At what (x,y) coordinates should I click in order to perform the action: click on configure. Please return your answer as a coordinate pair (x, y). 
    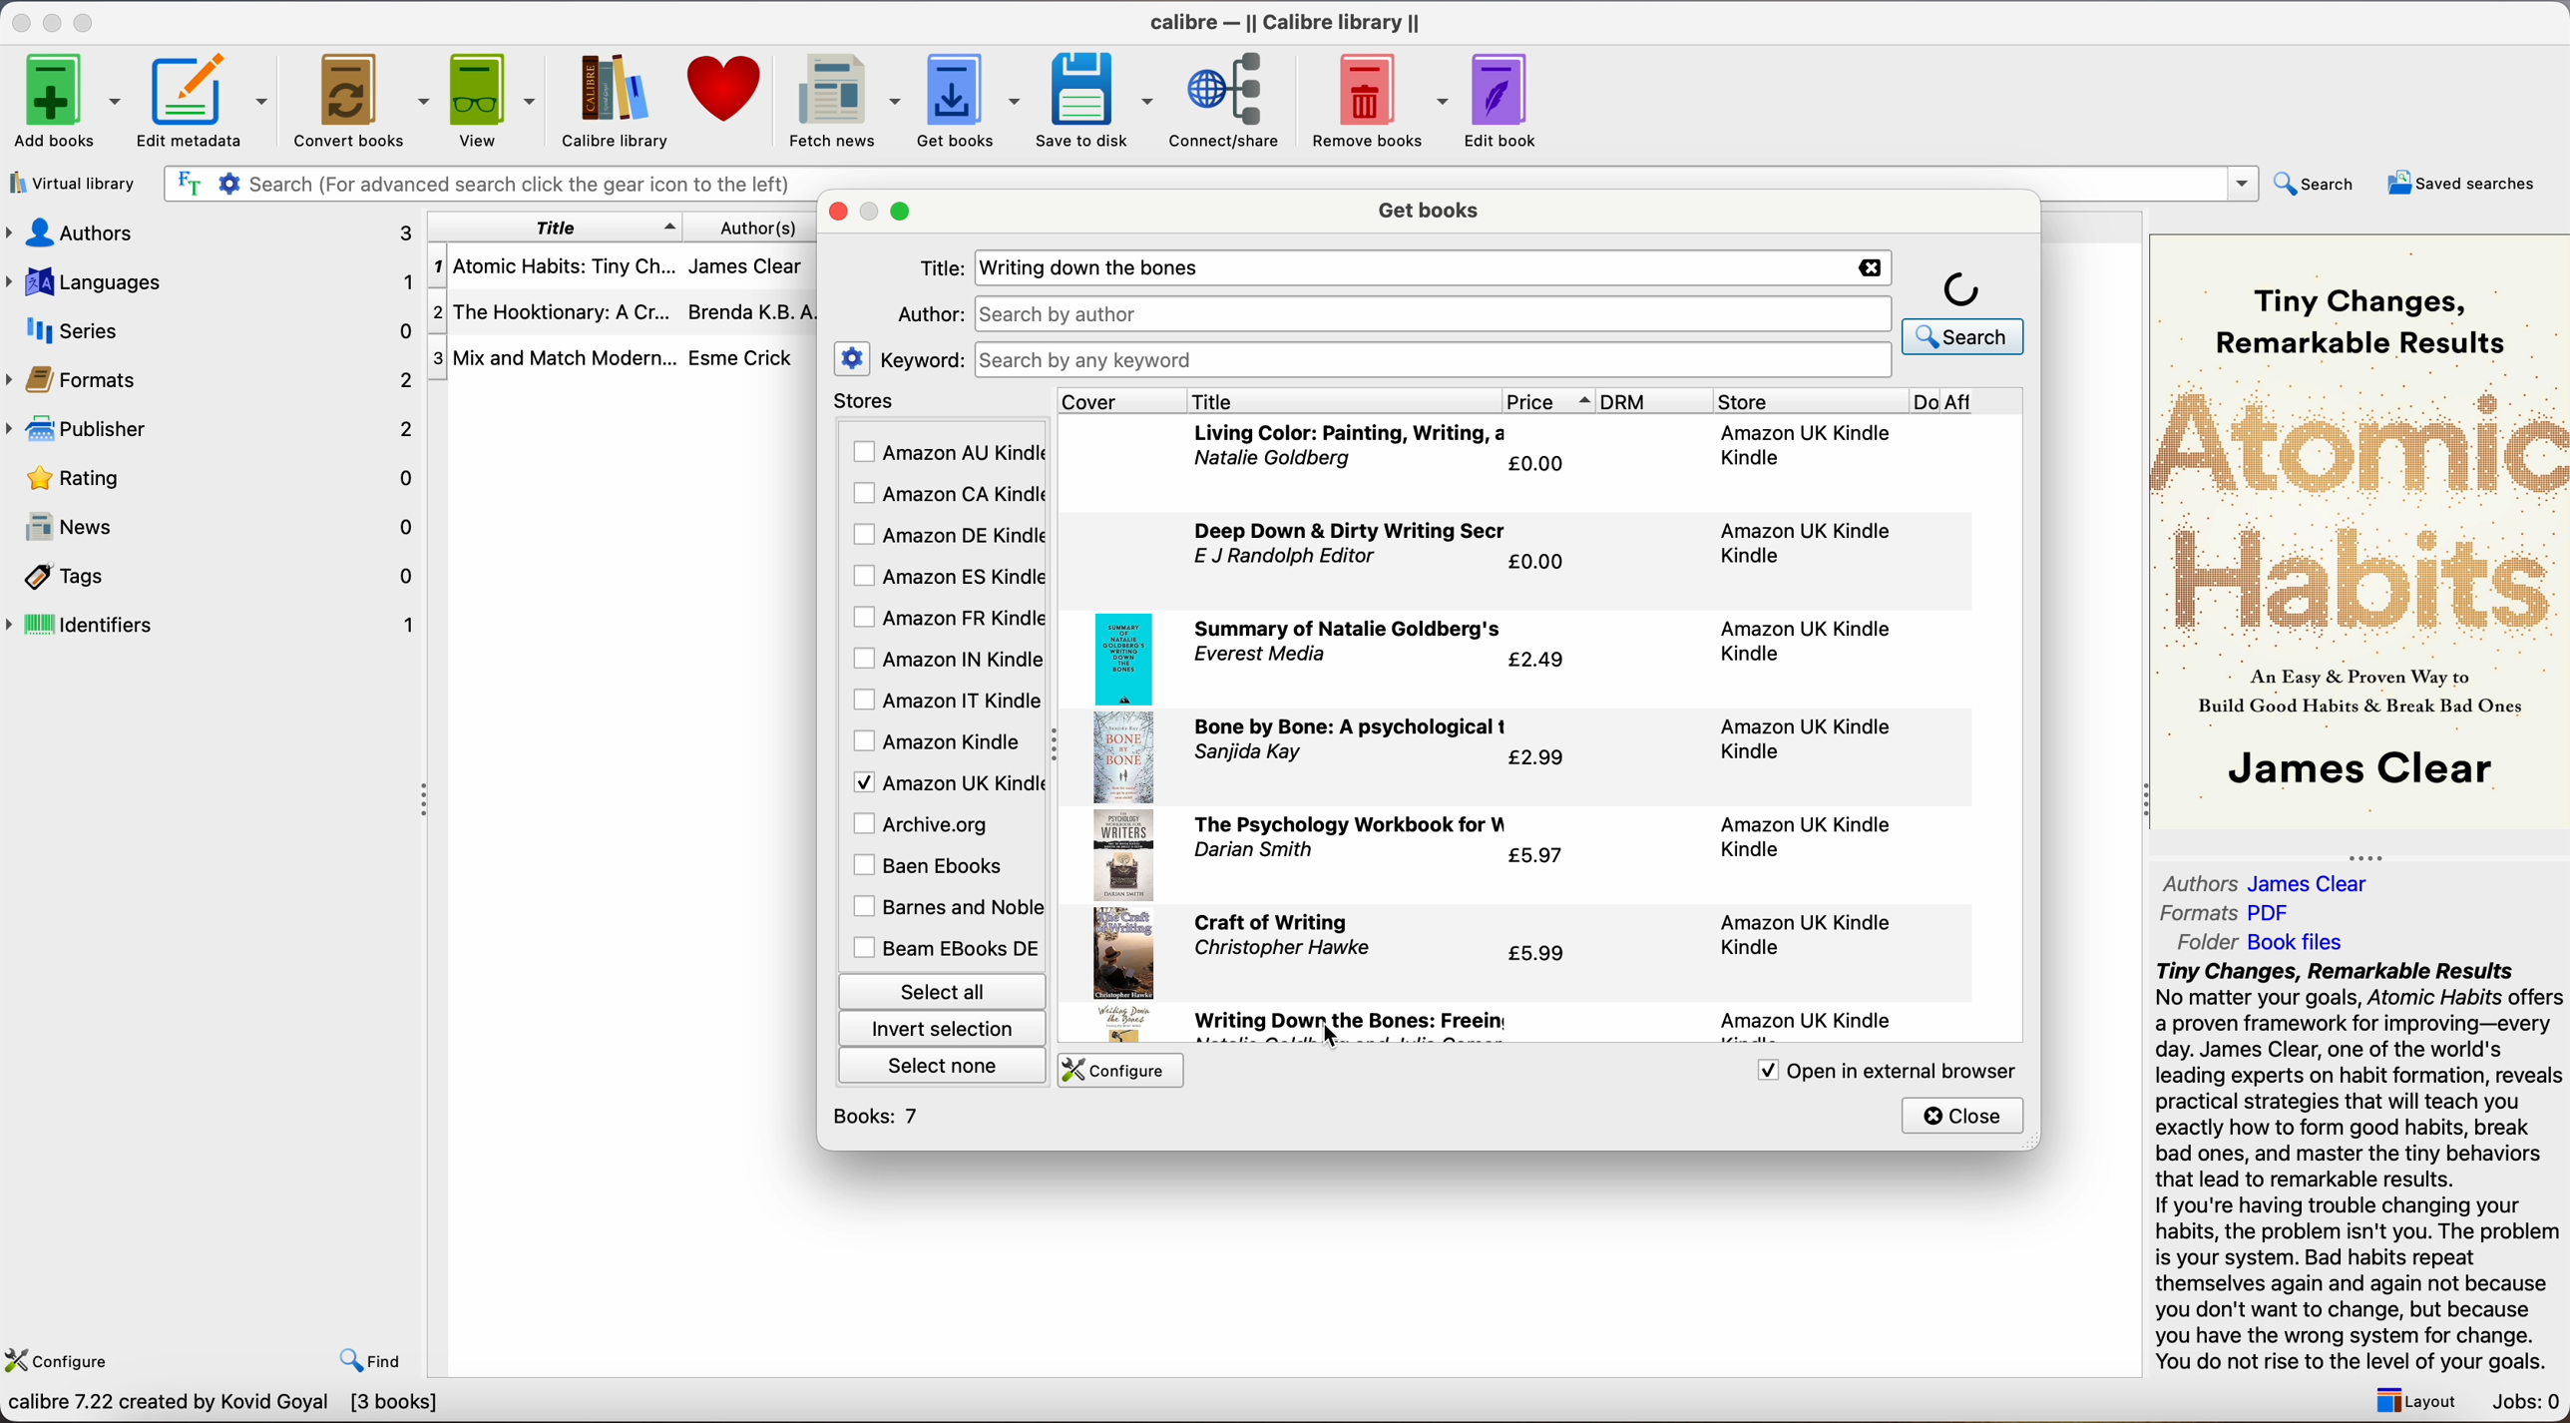
    Looking at the image, I should click on (63, 1356).